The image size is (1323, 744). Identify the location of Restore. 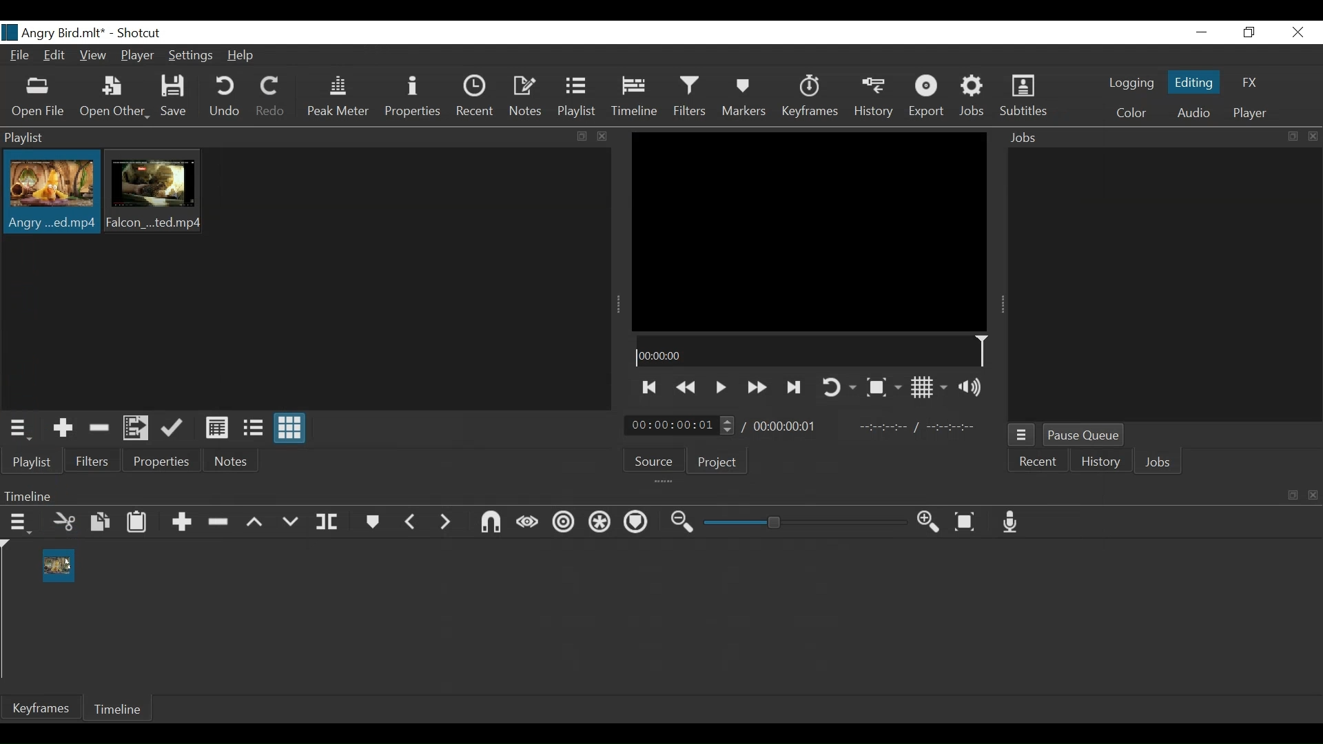
(1247, 32).